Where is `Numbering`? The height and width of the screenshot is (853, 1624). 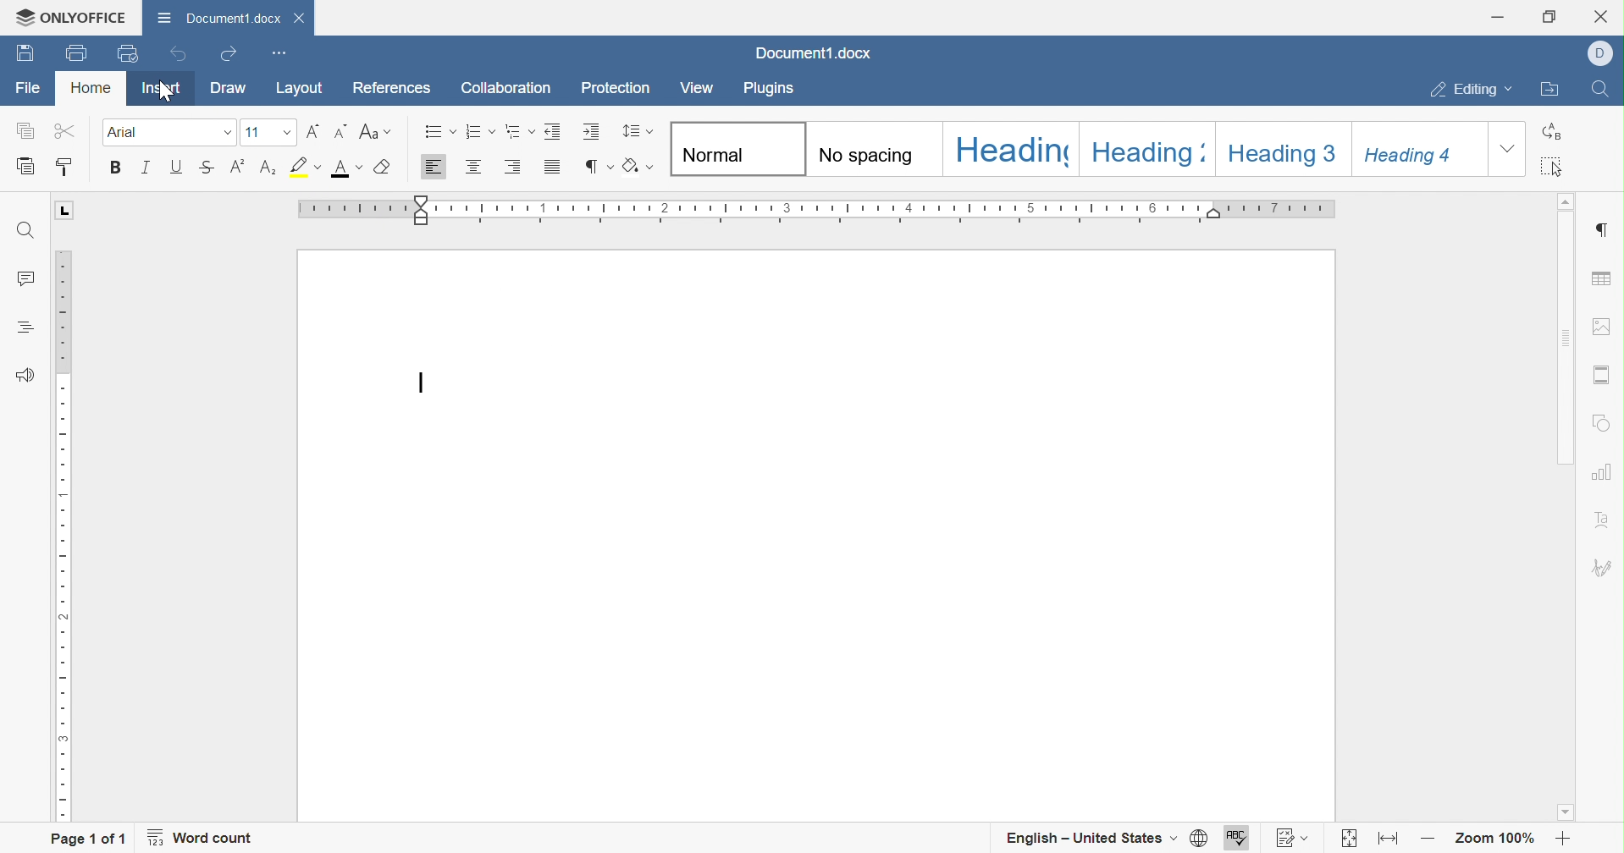 Numbering is located at coordinates (482, 130).